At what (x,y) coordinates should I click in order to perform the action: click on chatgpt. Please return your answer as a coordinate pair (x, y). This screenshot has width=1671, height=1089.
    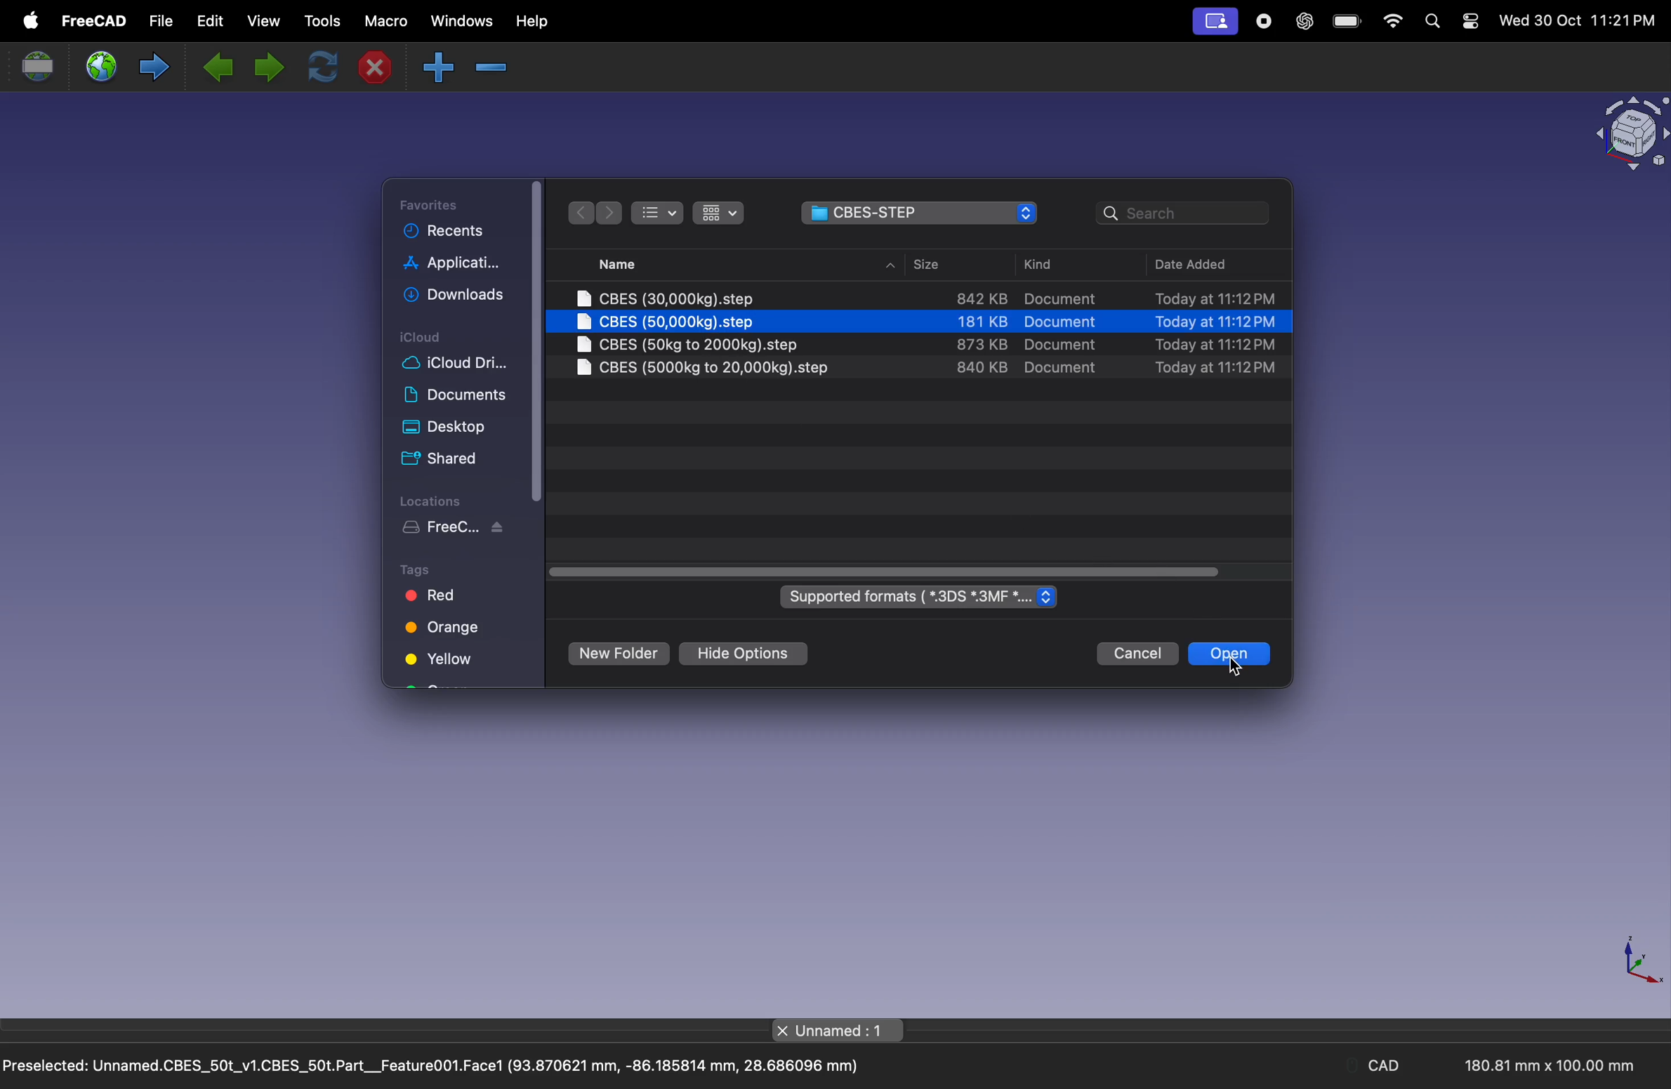
    Looking at the image, I should click on (1300, 22).